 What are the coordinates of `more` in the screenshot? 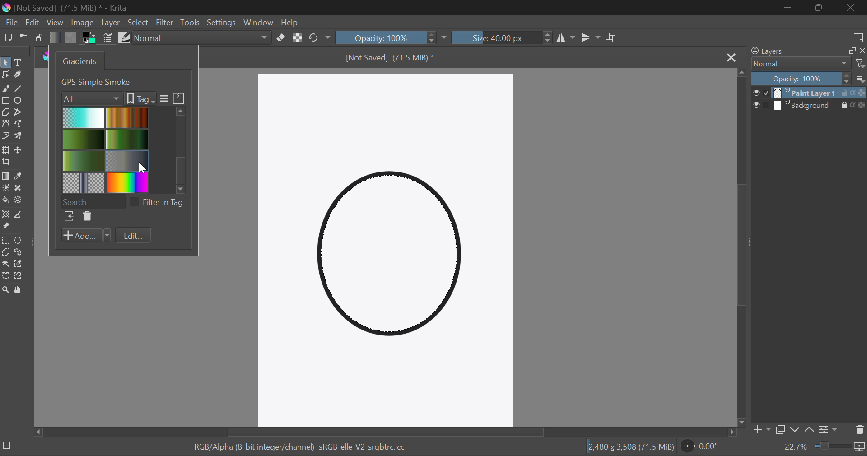 It's located at (860, 79).